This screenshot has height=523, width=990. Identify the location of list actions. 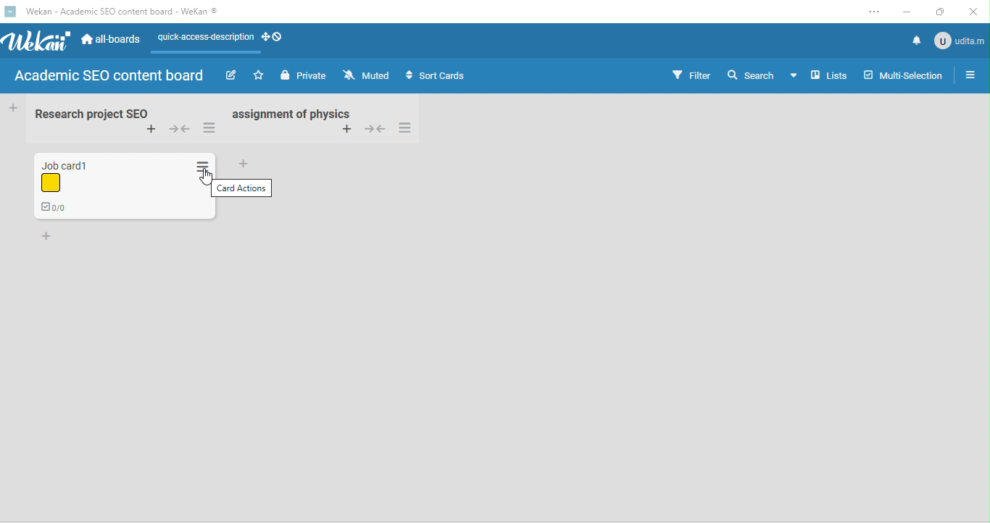
(413, 129).